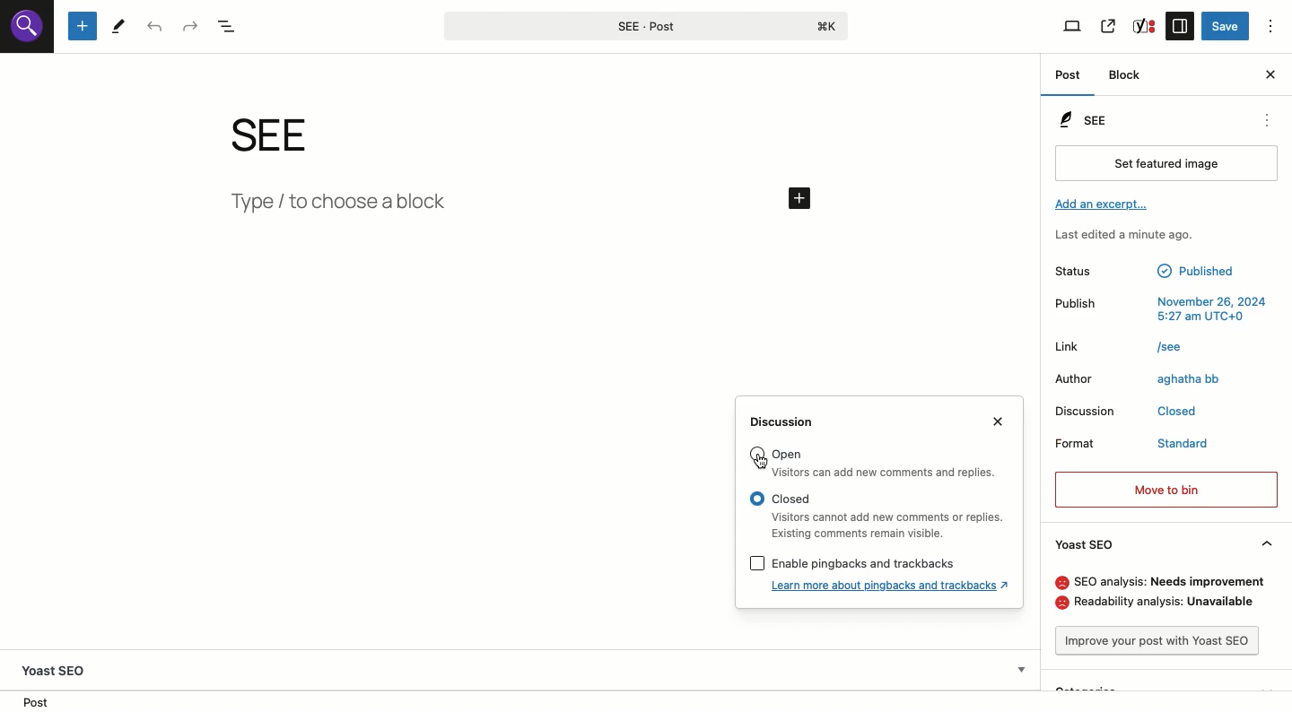  I want to click on Improve post with Yoast, so click(1154, 639).